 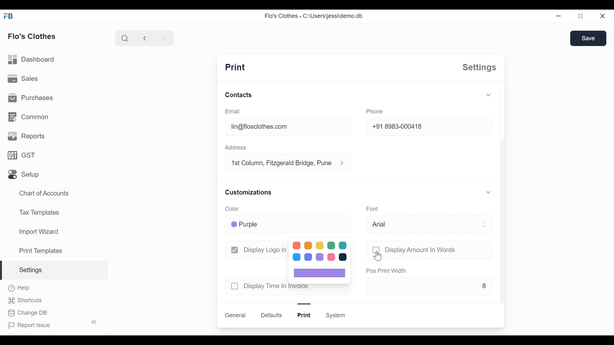 What do you see at coordinates (296, 257) in the screenshot?
I see `color 6` at bounding box center [296, 257].